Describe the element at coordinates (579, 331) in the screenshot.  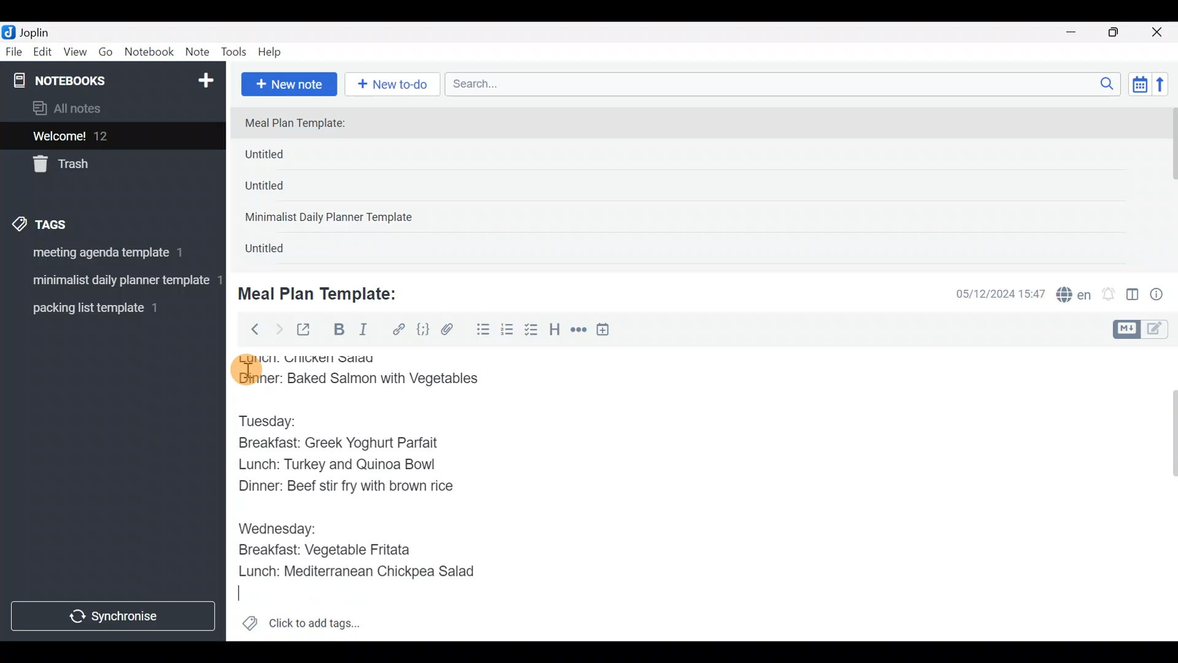
I see `Horizontal rule` at that location.